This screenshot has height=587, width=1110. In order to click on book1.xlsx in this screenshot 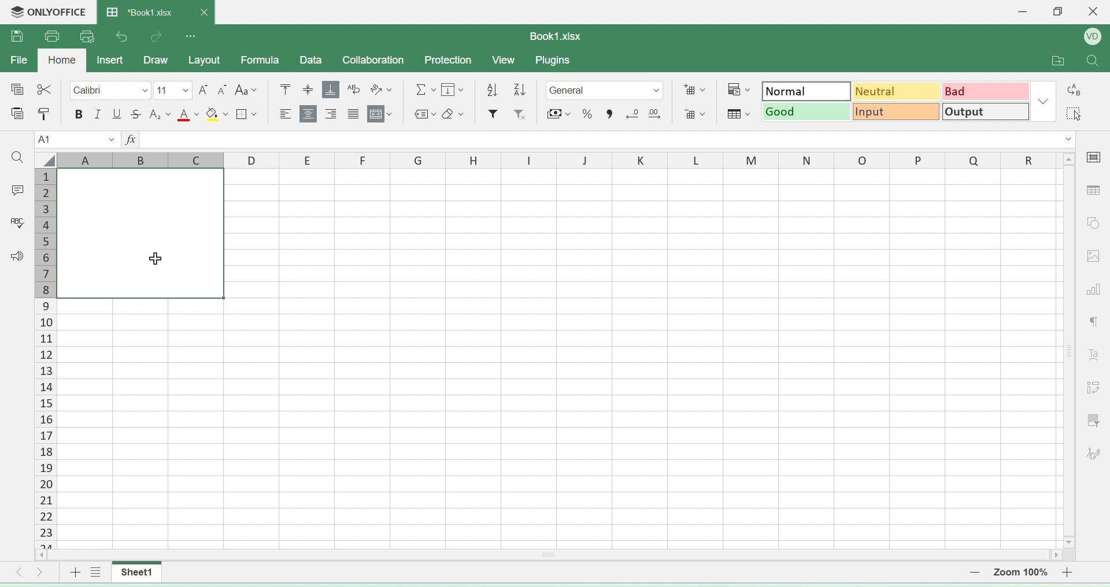, I will do `click(553, 35)`.